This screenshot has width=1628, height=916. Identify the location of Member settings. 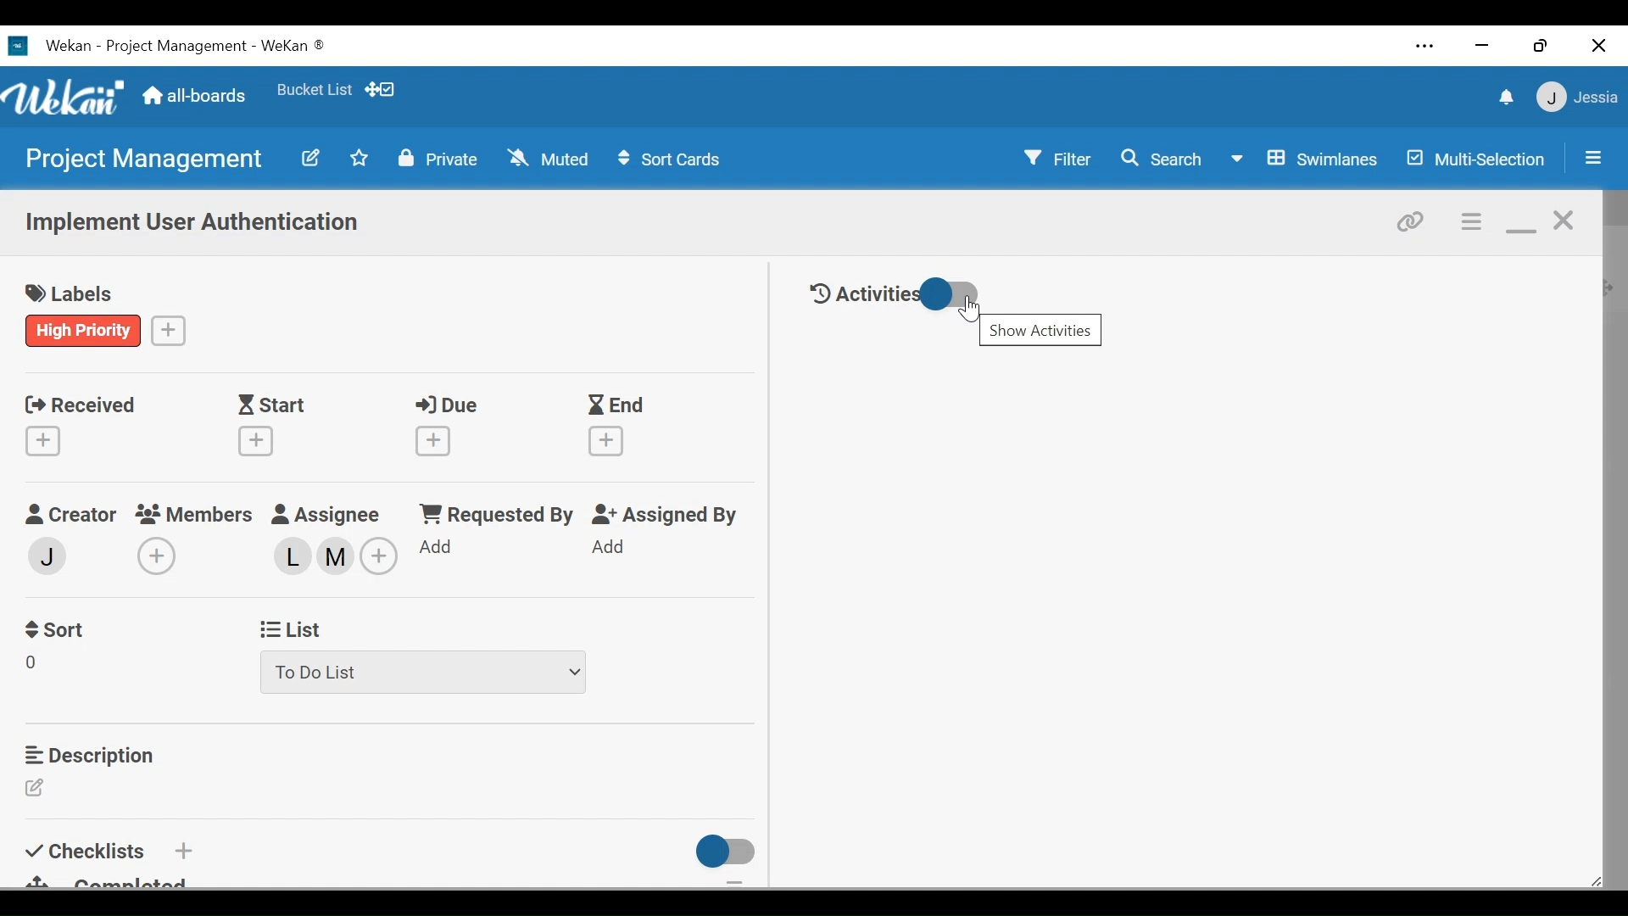
(1574, 98).